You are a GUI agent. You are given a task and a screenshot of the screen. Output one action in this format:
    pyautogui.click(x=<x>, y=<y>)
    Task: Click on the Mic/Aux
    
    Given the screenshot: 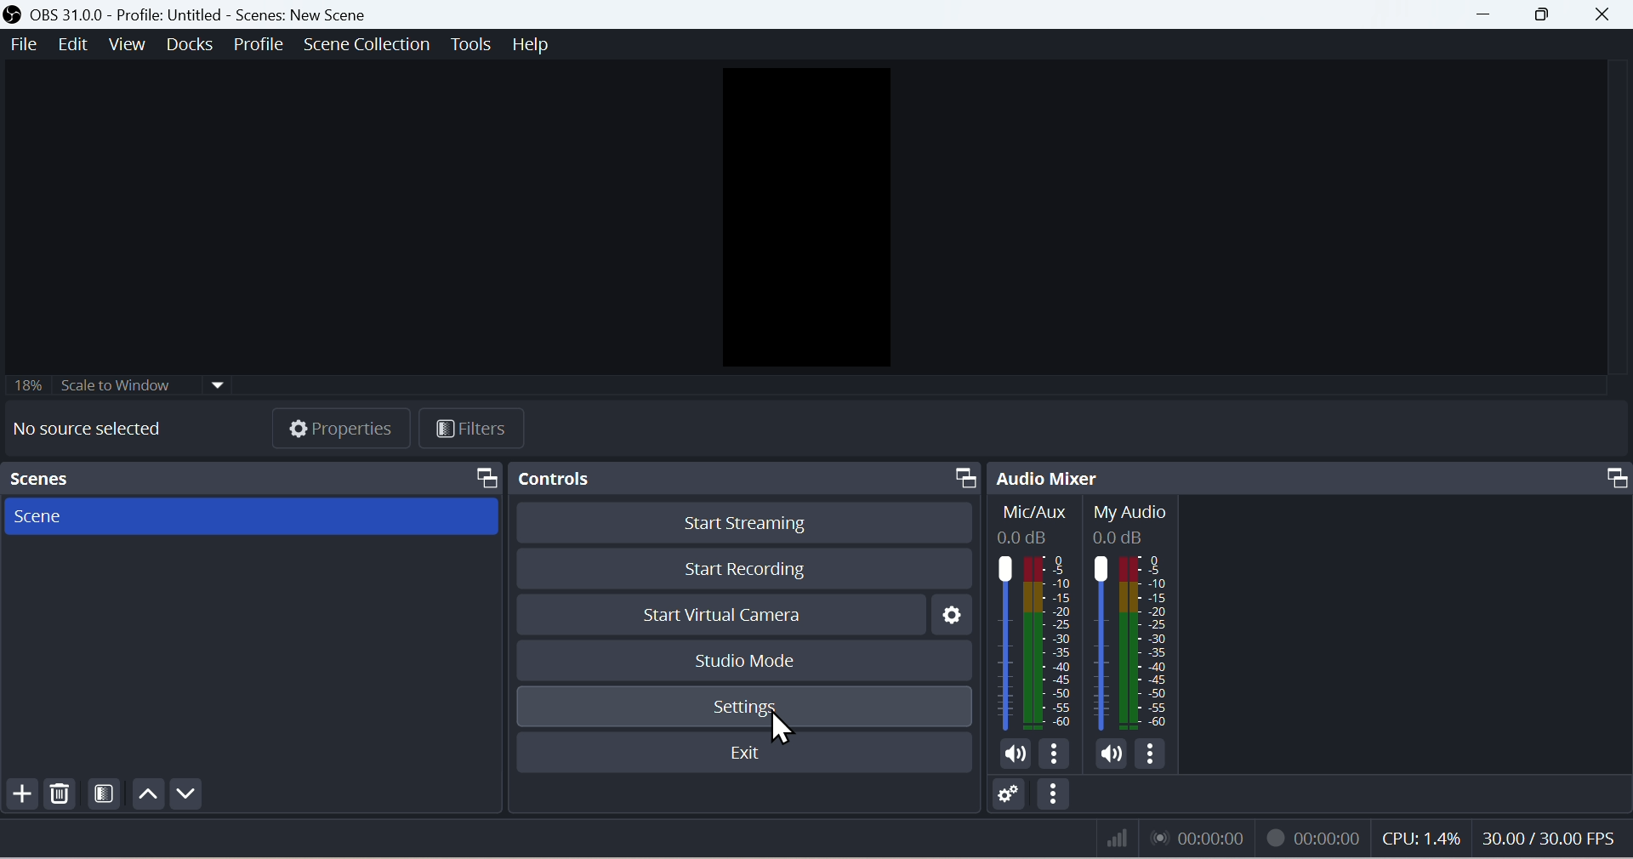 What is the action you would take?
    pyautogui.click(x=1033, y=512)
    